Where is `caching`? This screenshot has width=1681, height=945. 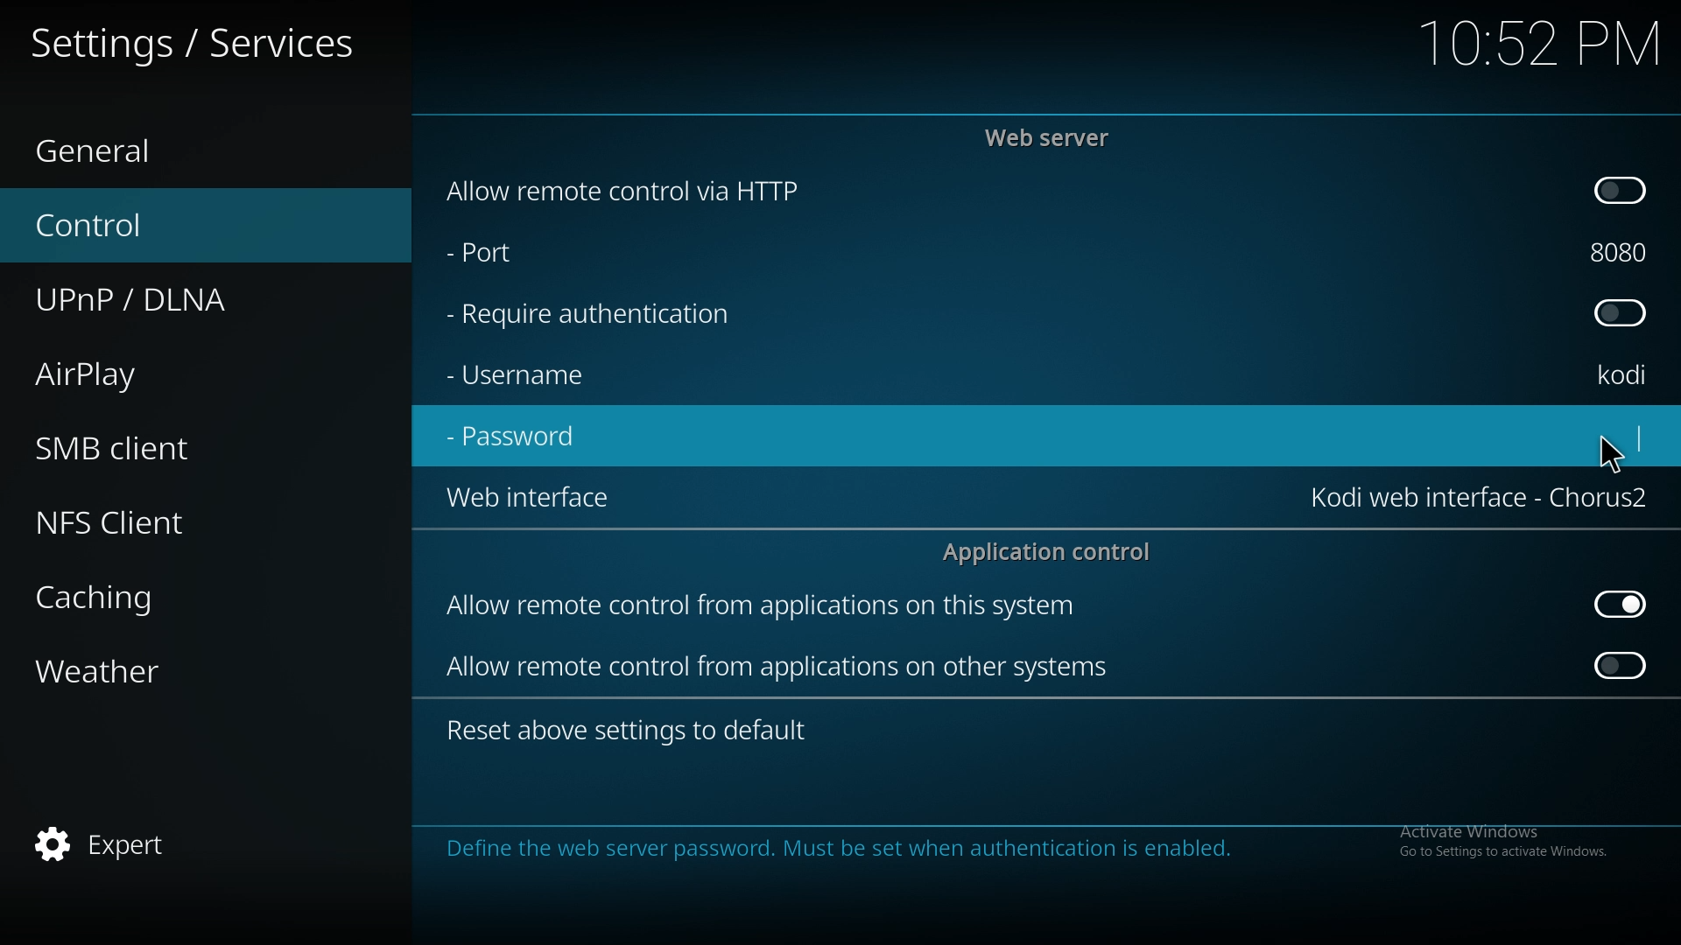
caching is located at coordinates (179, 593).